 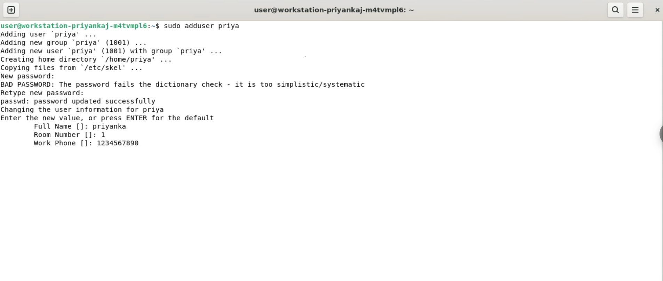 What do you see at coordinates (203, 26) in the screenshot?
I see `sudo adduser priya` at bounding box center [203, 26].